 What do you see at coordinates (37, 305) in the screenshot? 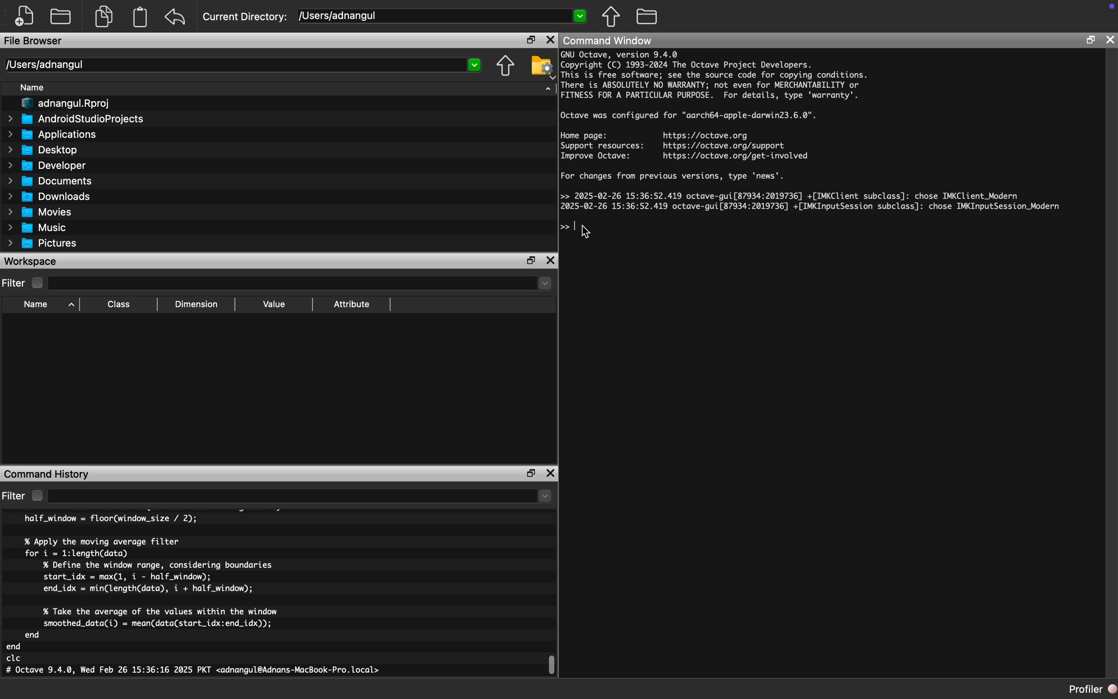
I see `Name` at bounding box center [37, 305].